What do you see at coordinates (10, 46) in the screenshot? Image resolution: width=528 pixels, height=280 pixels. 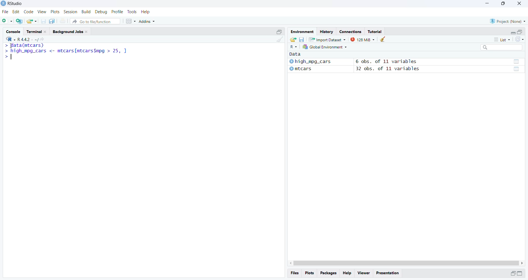 I see `cursor` at bounding box center [10, 46].